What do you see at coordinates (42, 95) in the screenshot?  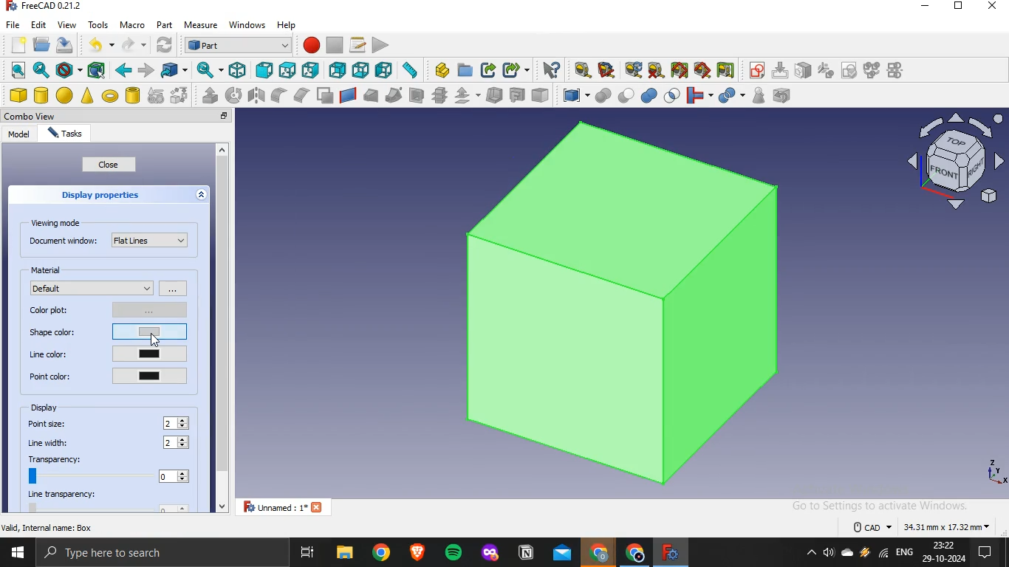 I see `cylinder` at bounding box center [42, 95].